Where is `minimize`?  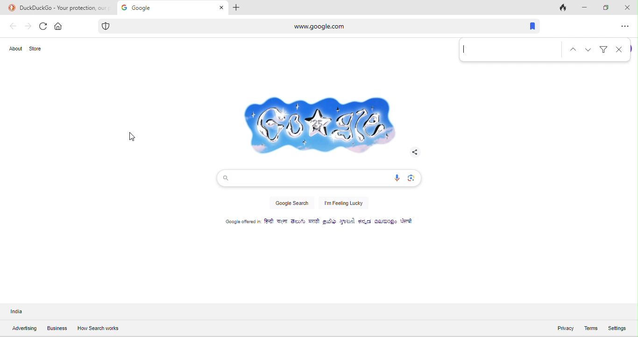 minimize is located at coordinates (583, 7).